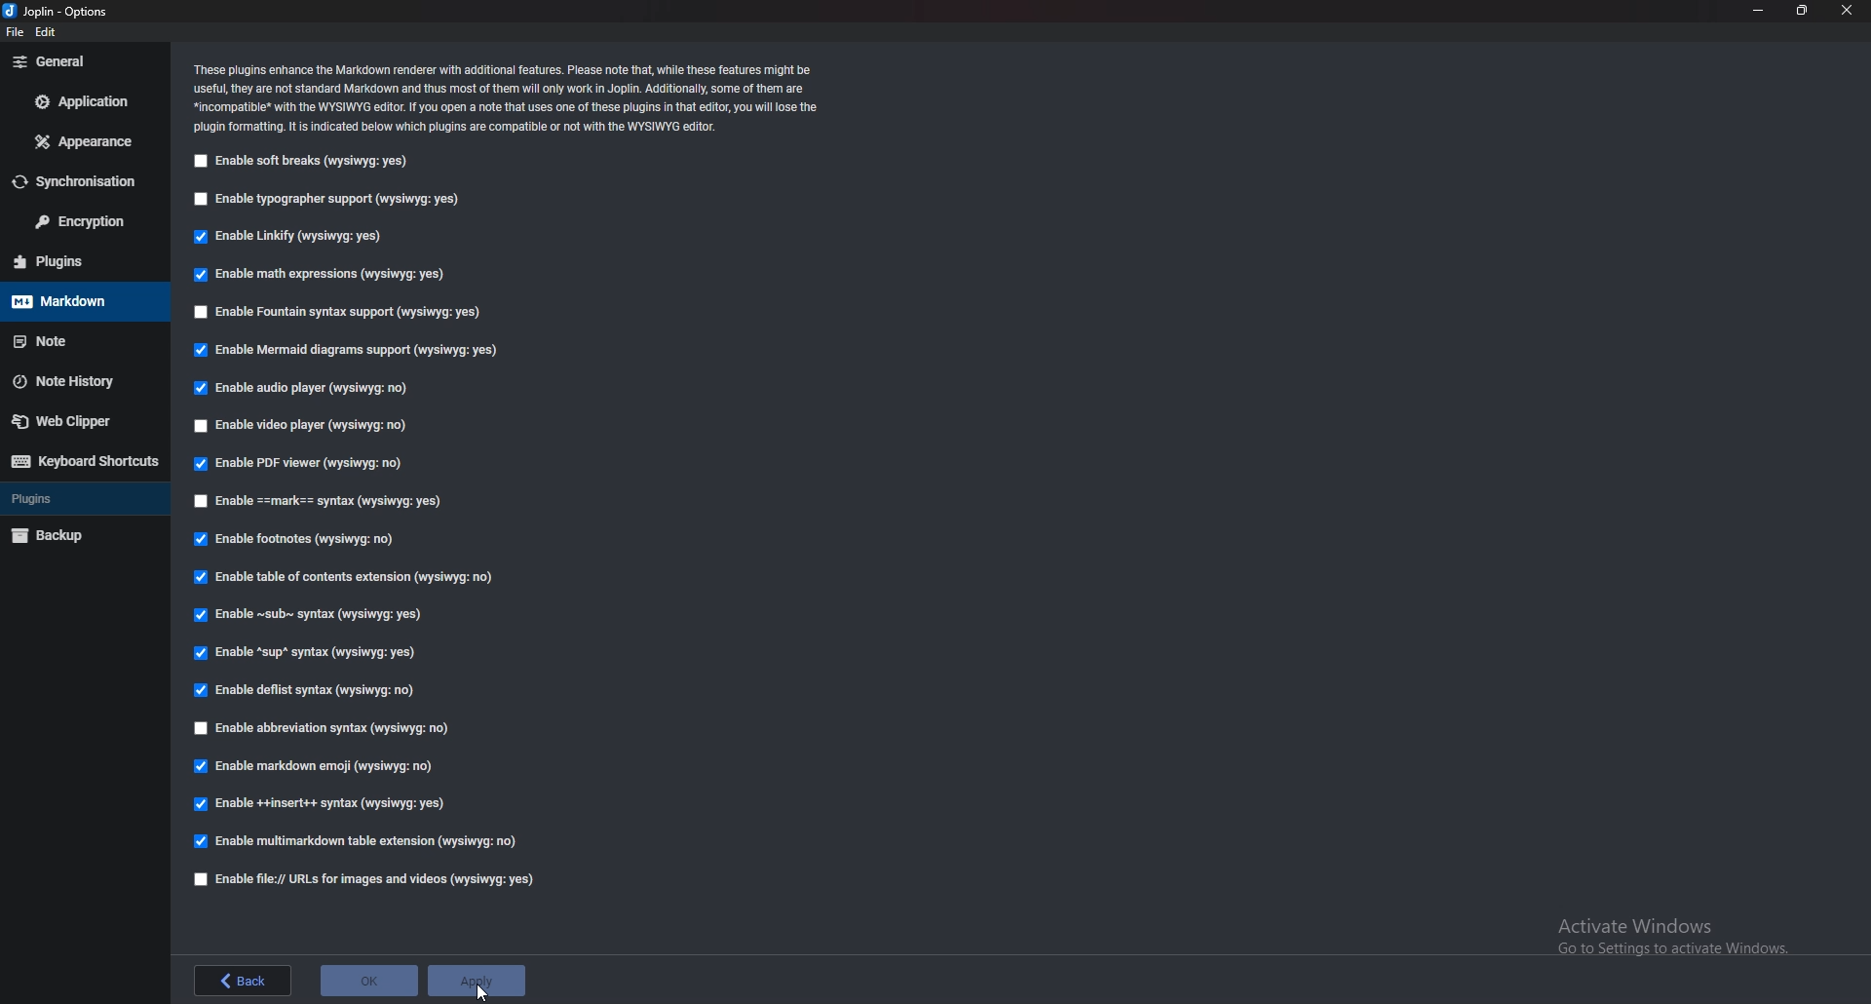  What do you see at coordinates (77, 61) in the screenshot?
I see `General` at bounding box center [77, 61].